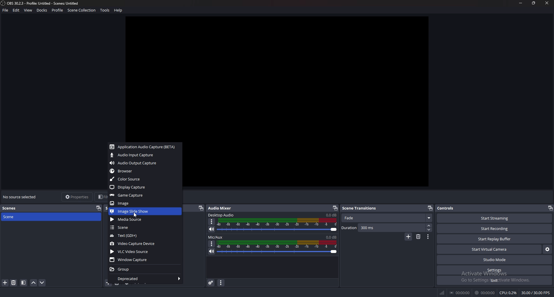 The image size is (554, 297). Describe the element at coordinates (429, 208) in the screenshot. I see `popout` at that location.